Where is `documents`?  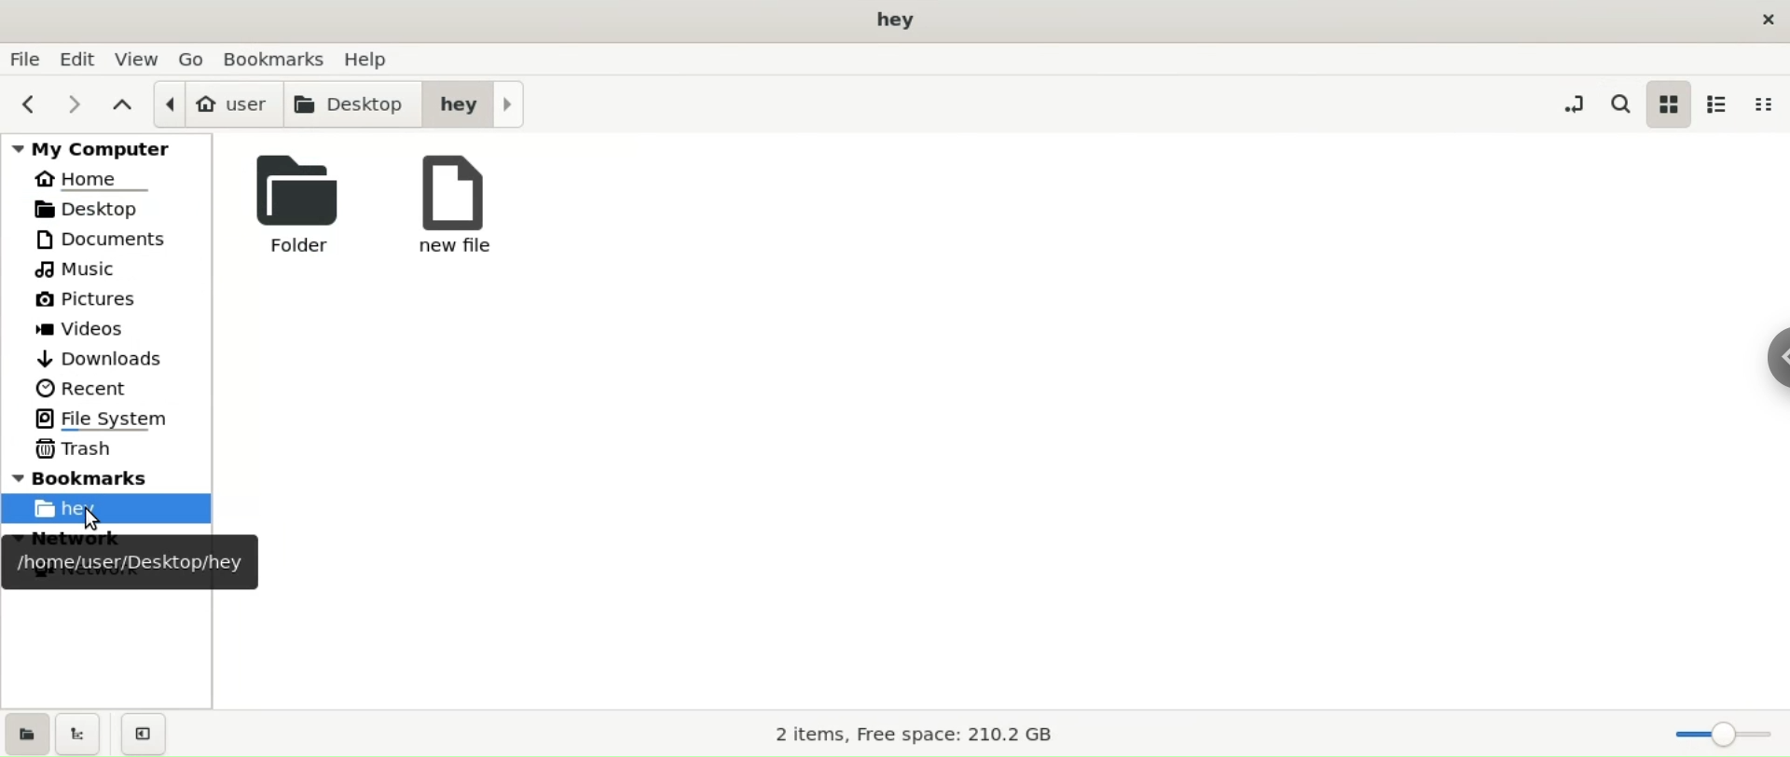
documents is located at coordinates (103, 241).